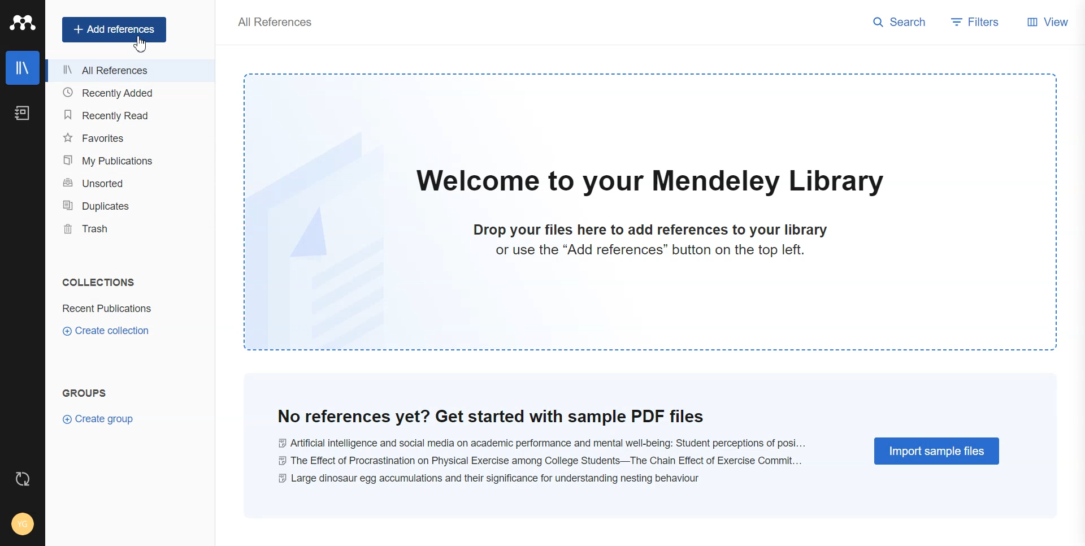  I want to click on Search, so click(901, 22).